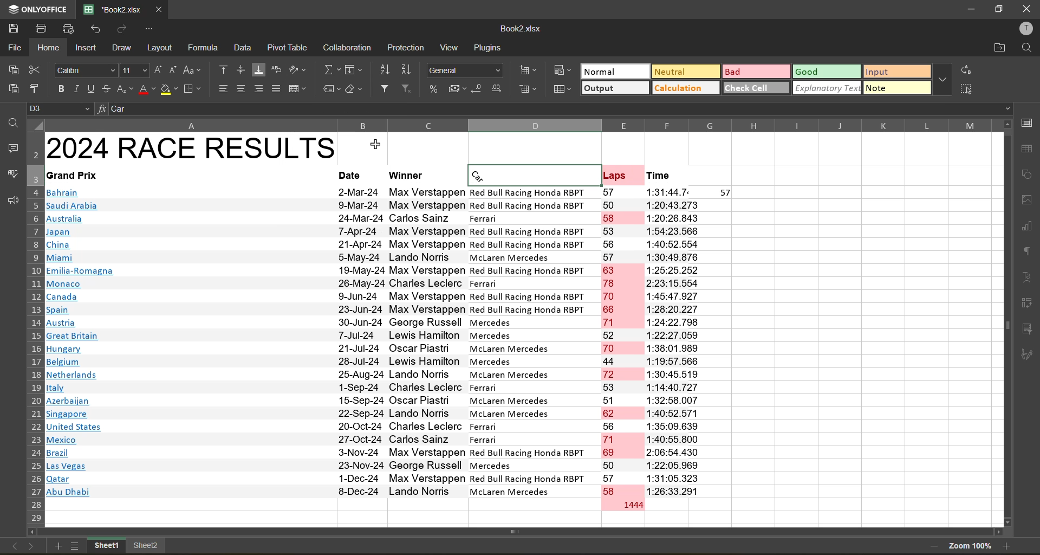 The height and width of the screenshot is (555, 1040). What do you see at coordinates (613, 88) in the screenshot?
I see `output` at bounding box center [613, 88].